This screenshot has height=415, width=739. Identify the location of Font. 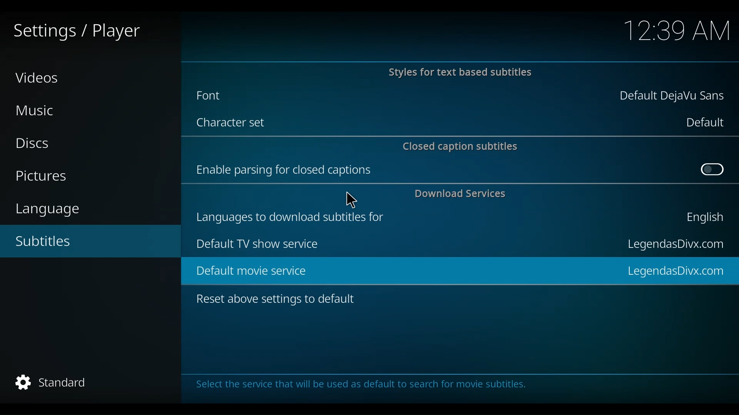
(218, 95).